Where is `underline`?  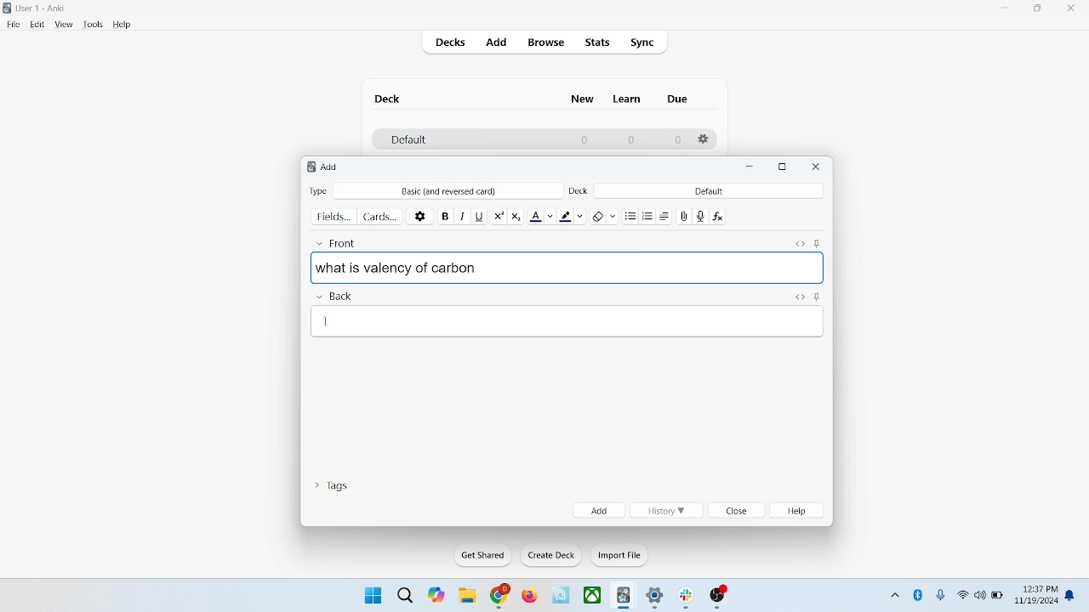
underline is located at coordinates (479, 215).